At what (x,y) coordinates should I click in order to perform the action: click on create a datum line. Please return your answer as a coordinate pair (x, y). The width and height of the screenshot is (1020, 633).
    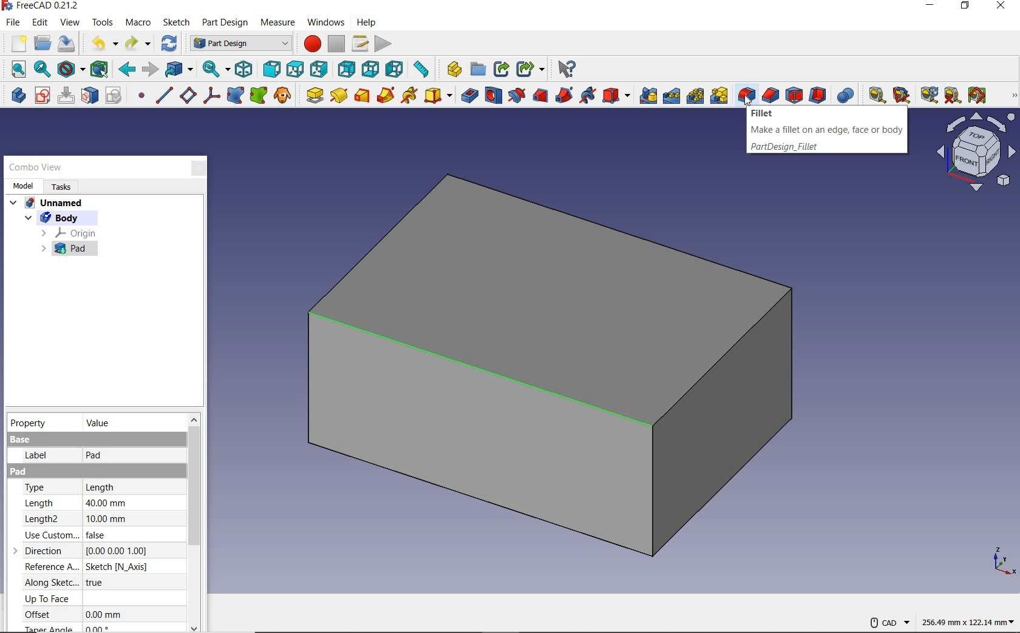
    Looking at the image, I should click on (162, 95).